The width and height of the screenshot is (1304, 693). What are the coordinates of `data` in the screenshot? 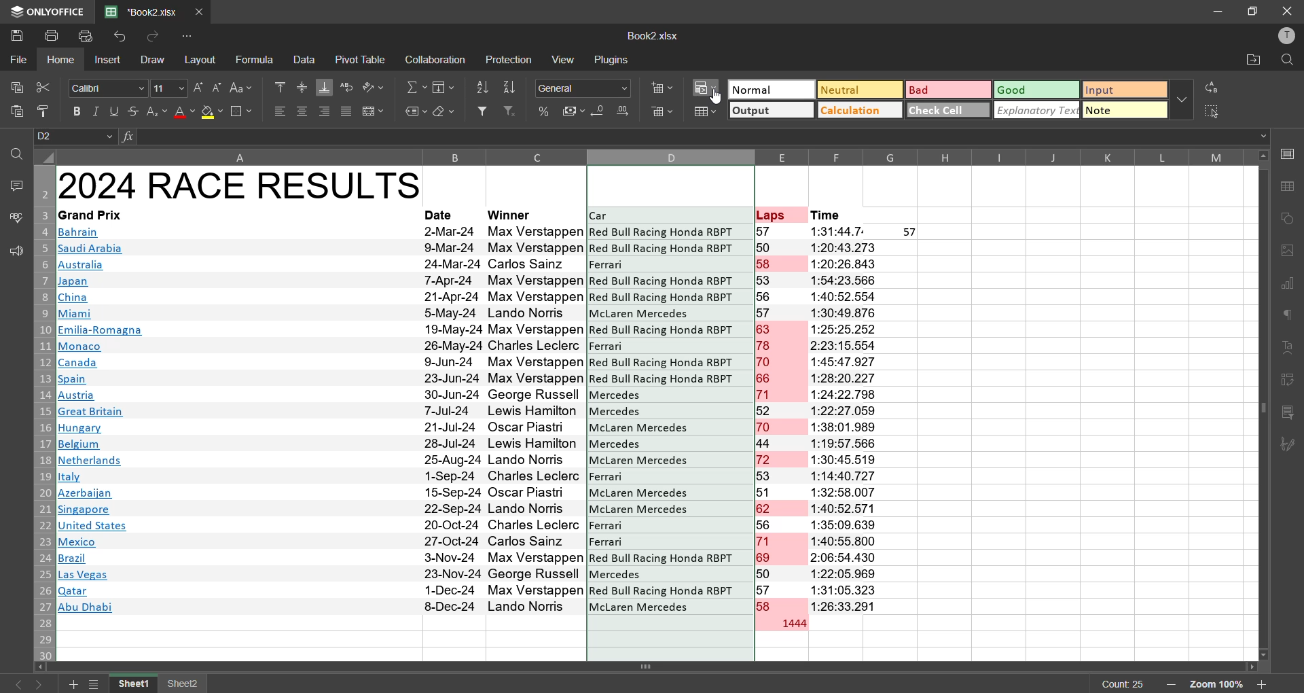 It's located at (304, 59).